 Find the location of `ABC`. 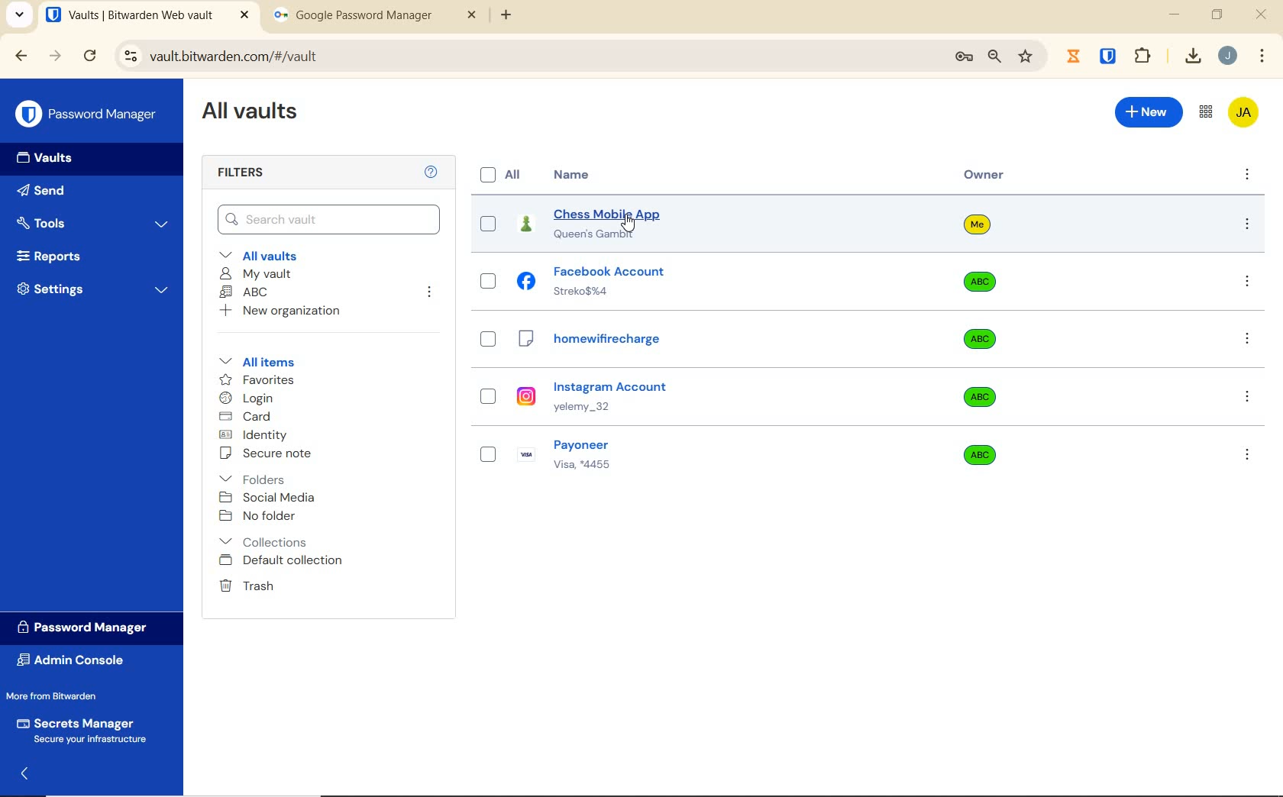

ABC is located at coordinates (246, 292).